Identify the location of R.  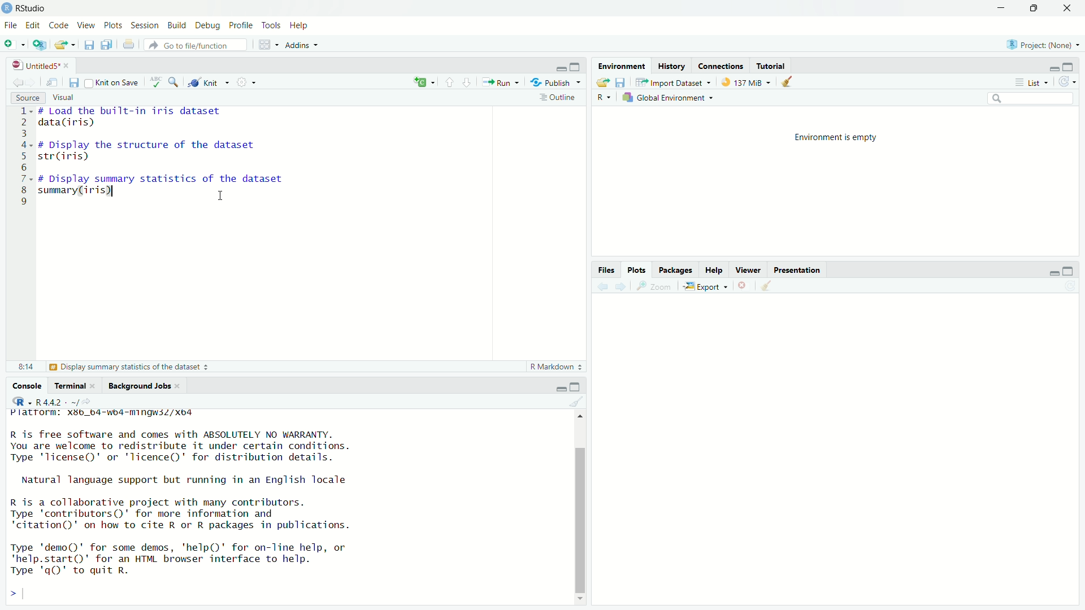
(604, 97).